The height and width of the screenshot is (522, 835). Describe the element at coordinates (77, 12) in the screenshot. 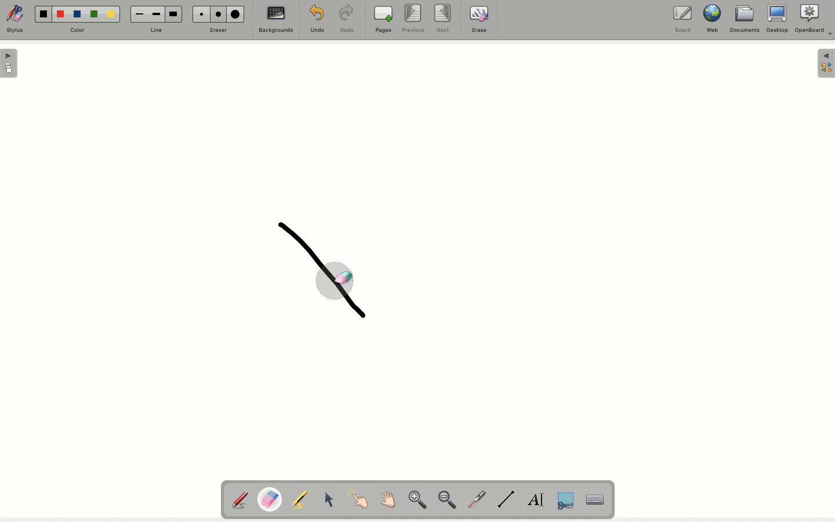

I see `Blue` at that location.